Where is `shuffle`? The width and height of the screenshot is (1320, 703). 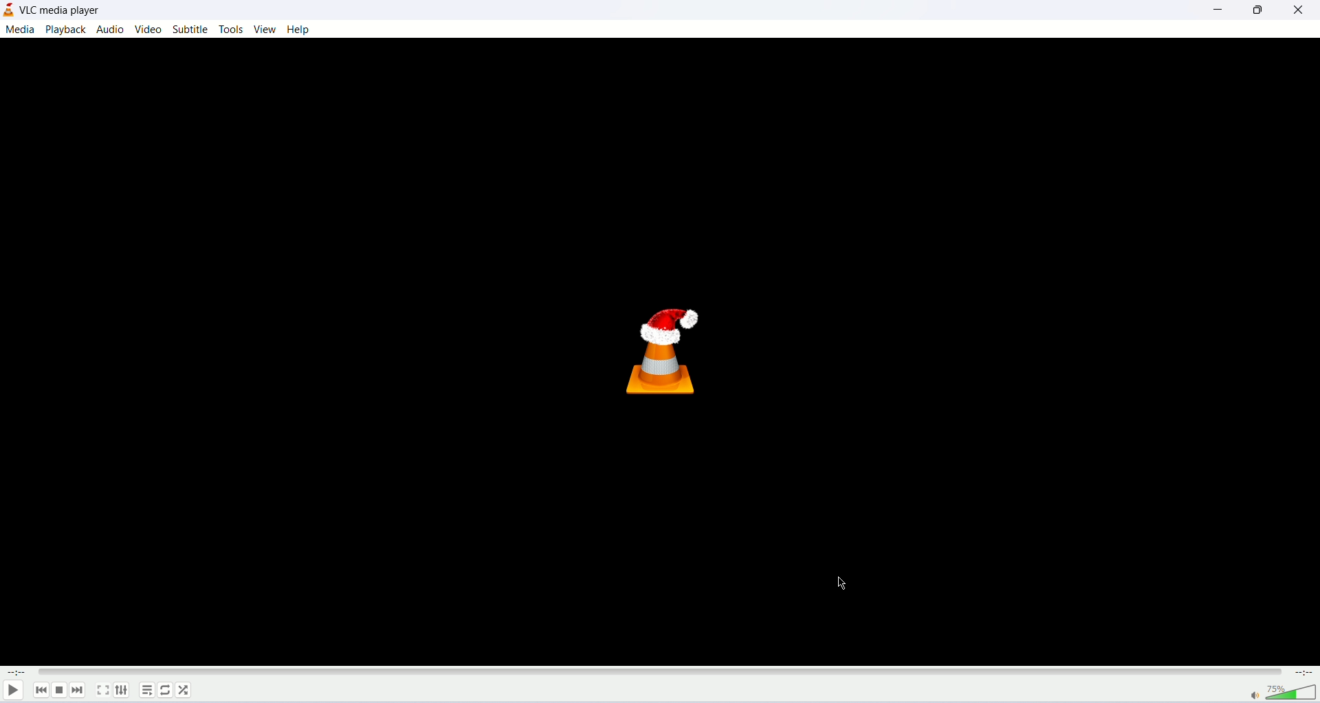
shuffle is located at coordinates (185, 688).